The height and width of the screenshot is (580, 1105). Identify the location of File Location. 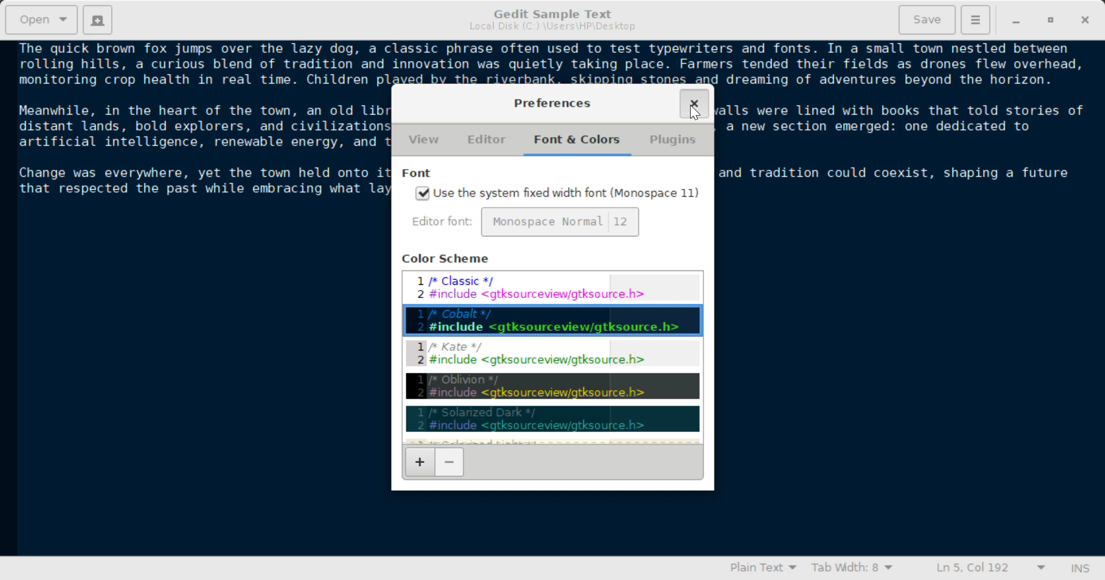
(551, 28).